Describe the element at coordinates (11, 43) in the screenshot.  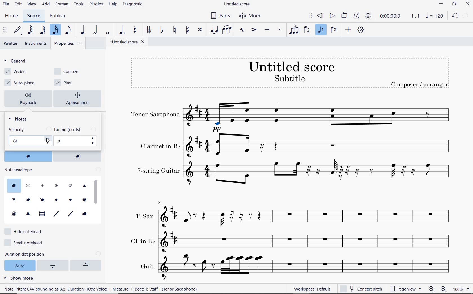
I see `palettes` at that location.